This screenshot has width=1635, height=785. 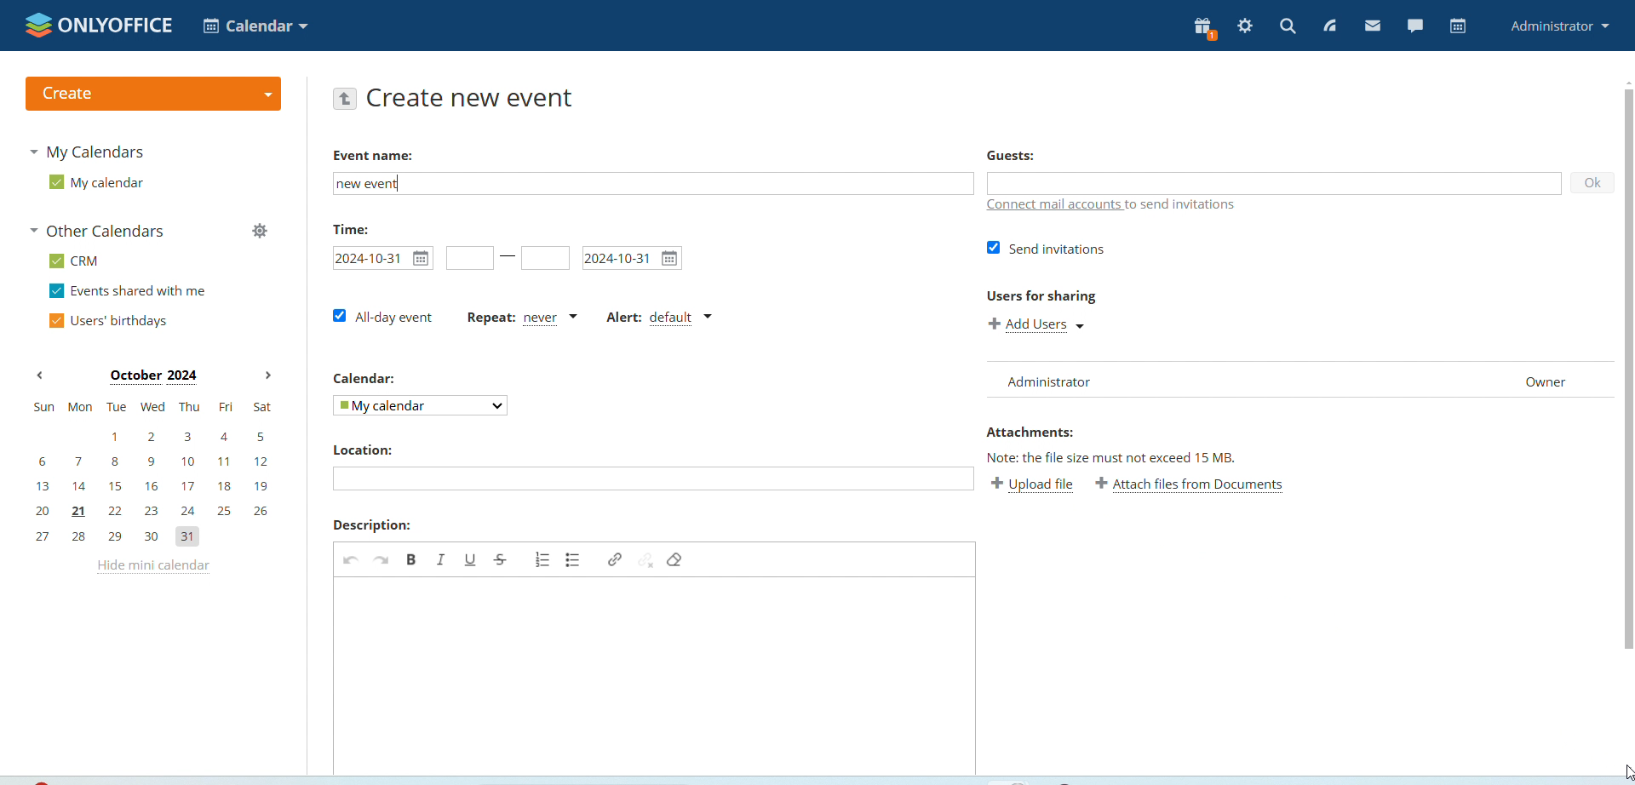 I want to click on users' birthdays, so click(x=110, y=321).